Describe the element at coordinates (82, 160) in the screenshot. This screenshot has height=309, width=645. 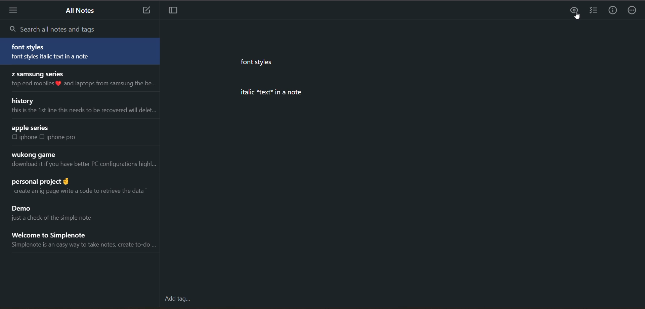
I see `note title and preview` at that location.